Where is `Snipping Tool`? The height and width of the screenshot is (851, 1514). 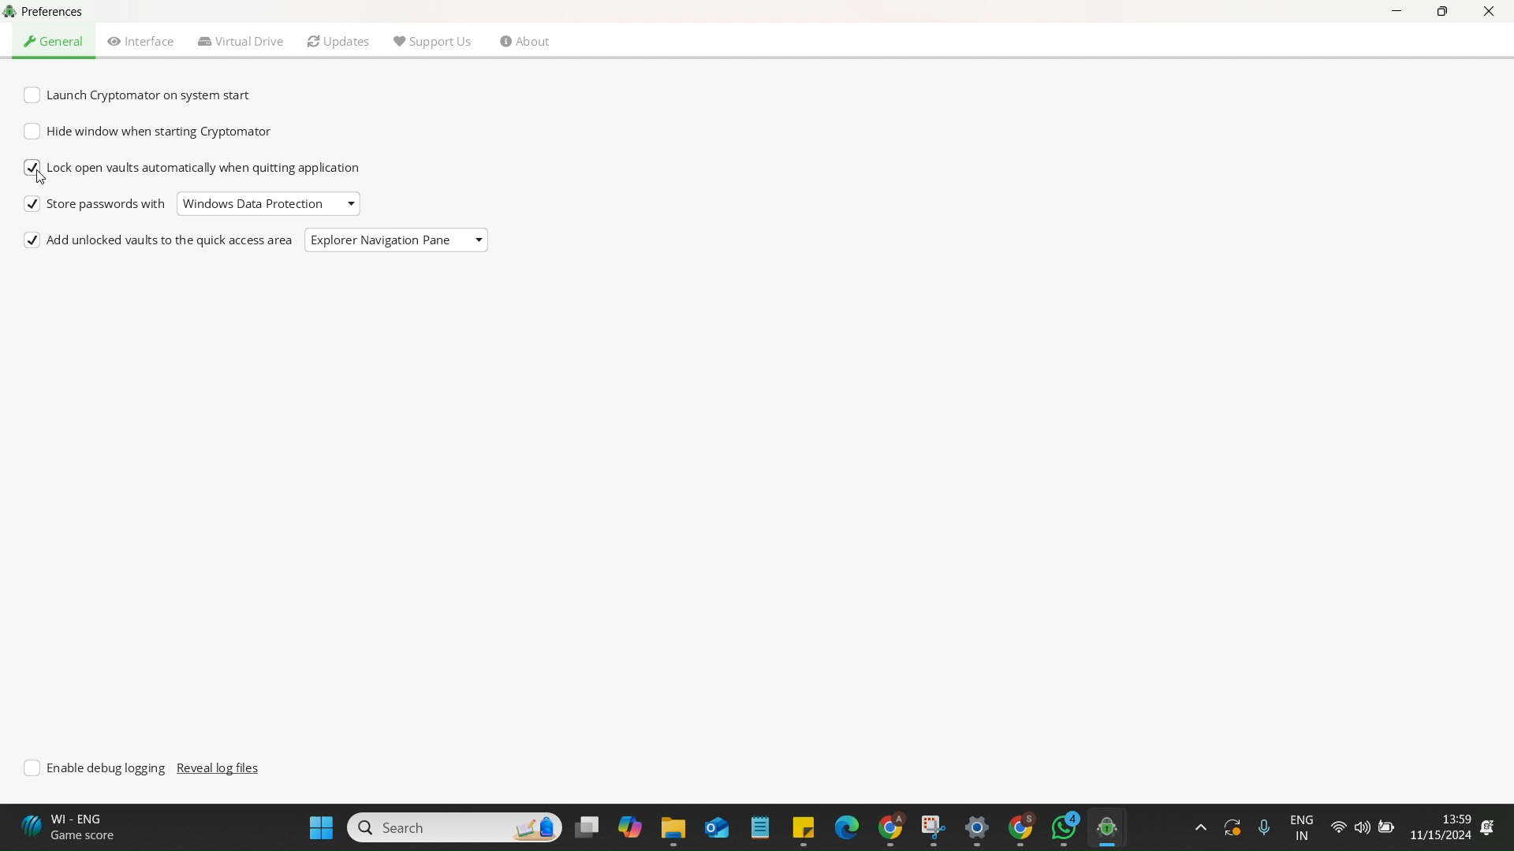
Snipping Tool is located at coordinates (930, 827).